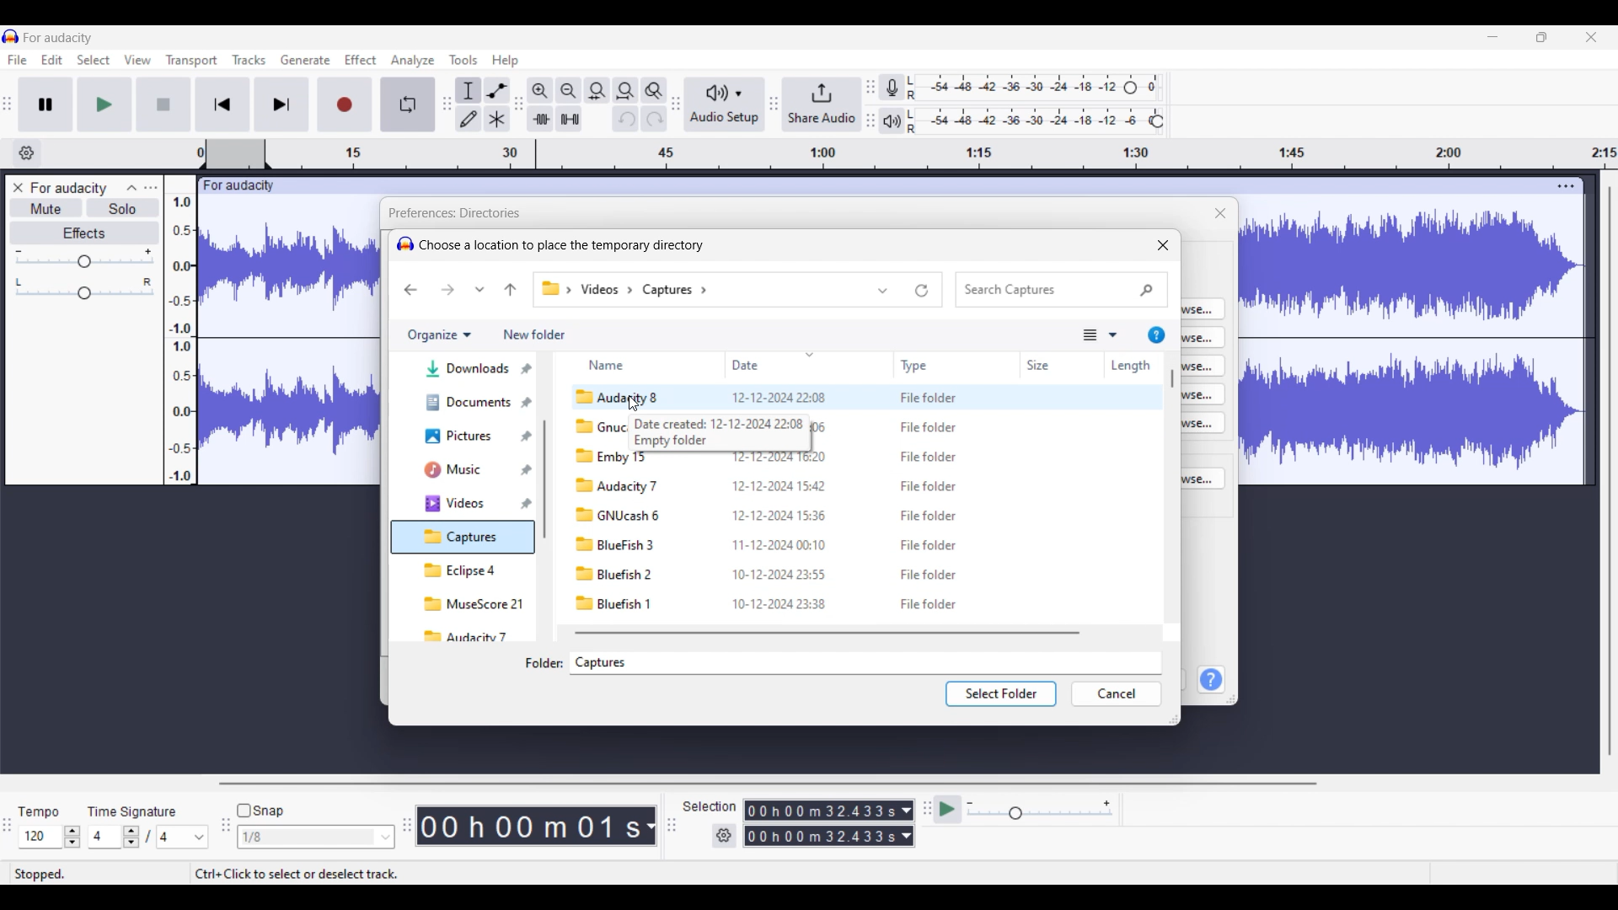 This screenshot has height=910, width=1618. What do you see at coordinates (1040, 809) in the screenshot?
I see `Playback speed scale` at bounding box center [1040, 809].